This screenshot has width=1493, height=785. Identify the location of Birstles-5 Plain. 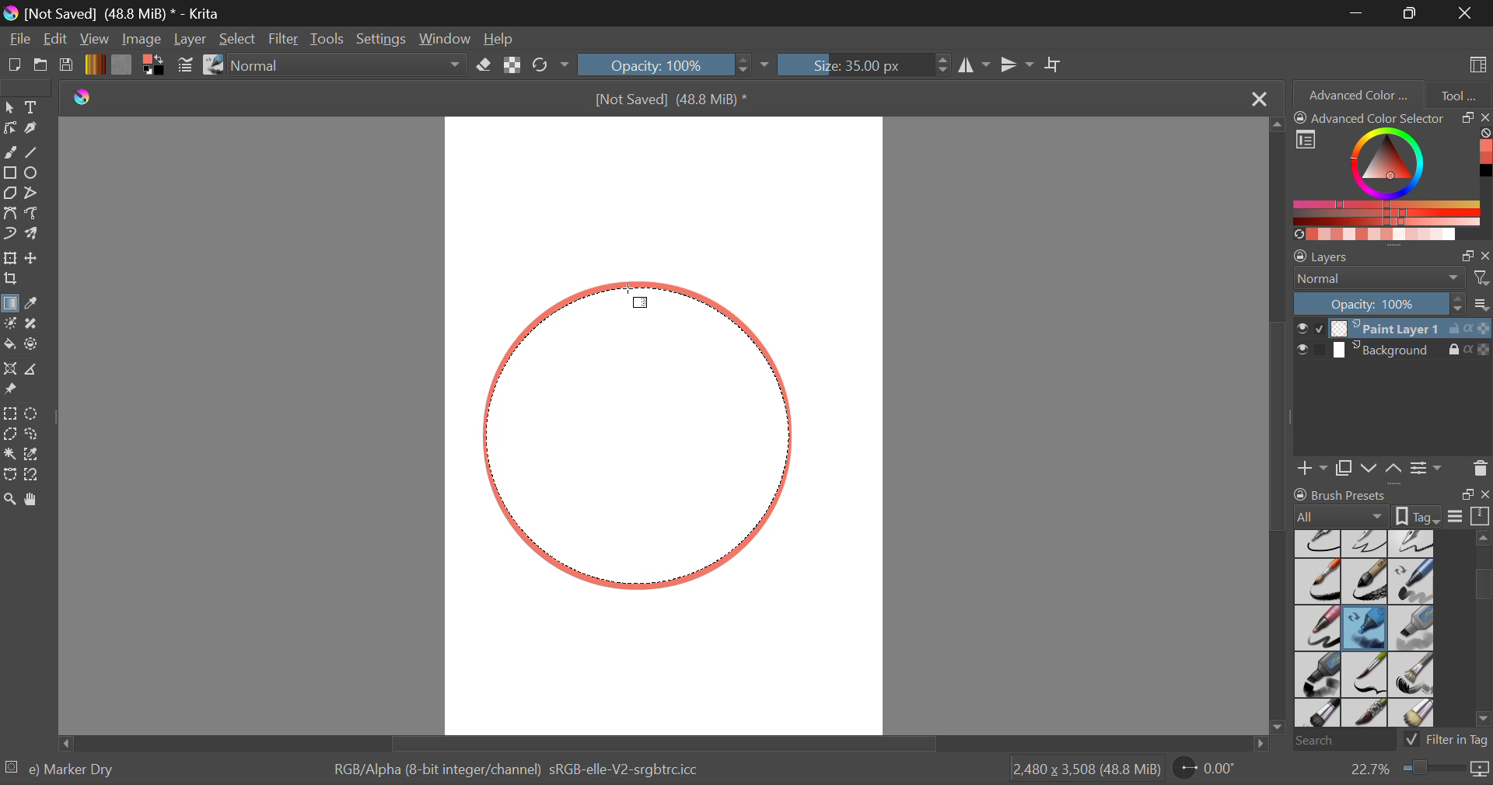
(1415, 714).